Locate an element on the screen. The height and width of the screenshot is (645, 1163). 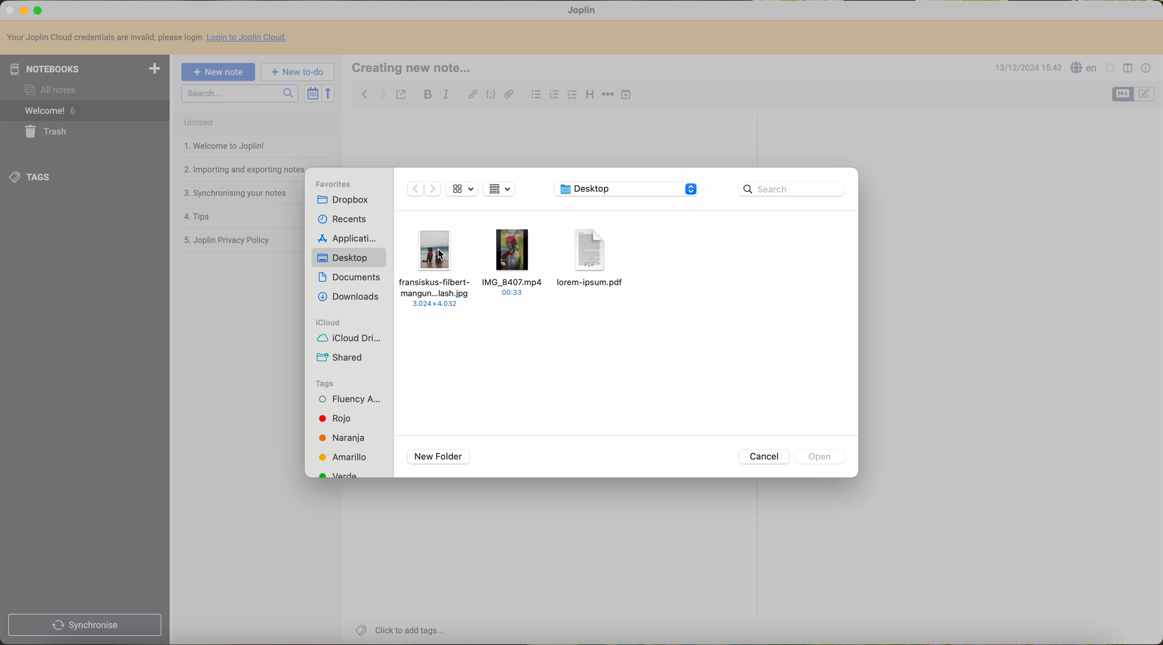
dropbox is located at coordinates (345, 199).